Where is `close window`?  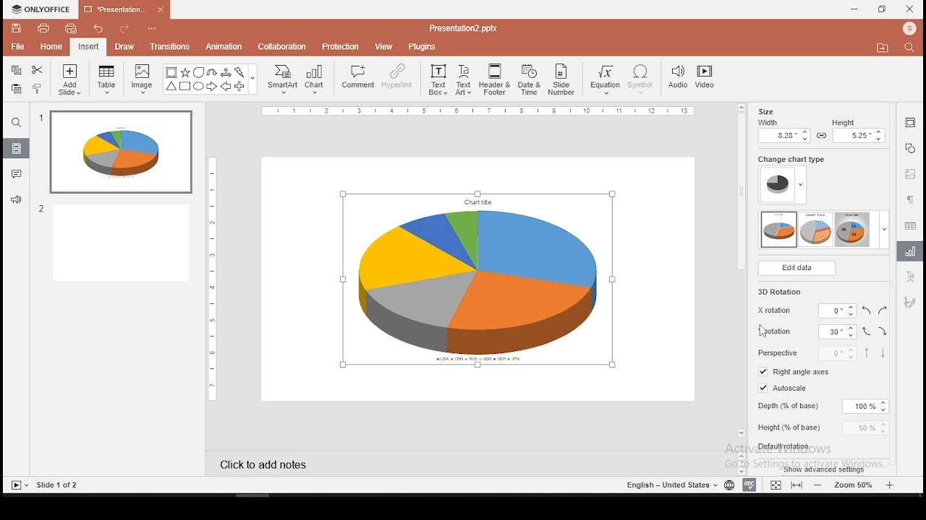 close window is located at coordinates (910, 9).